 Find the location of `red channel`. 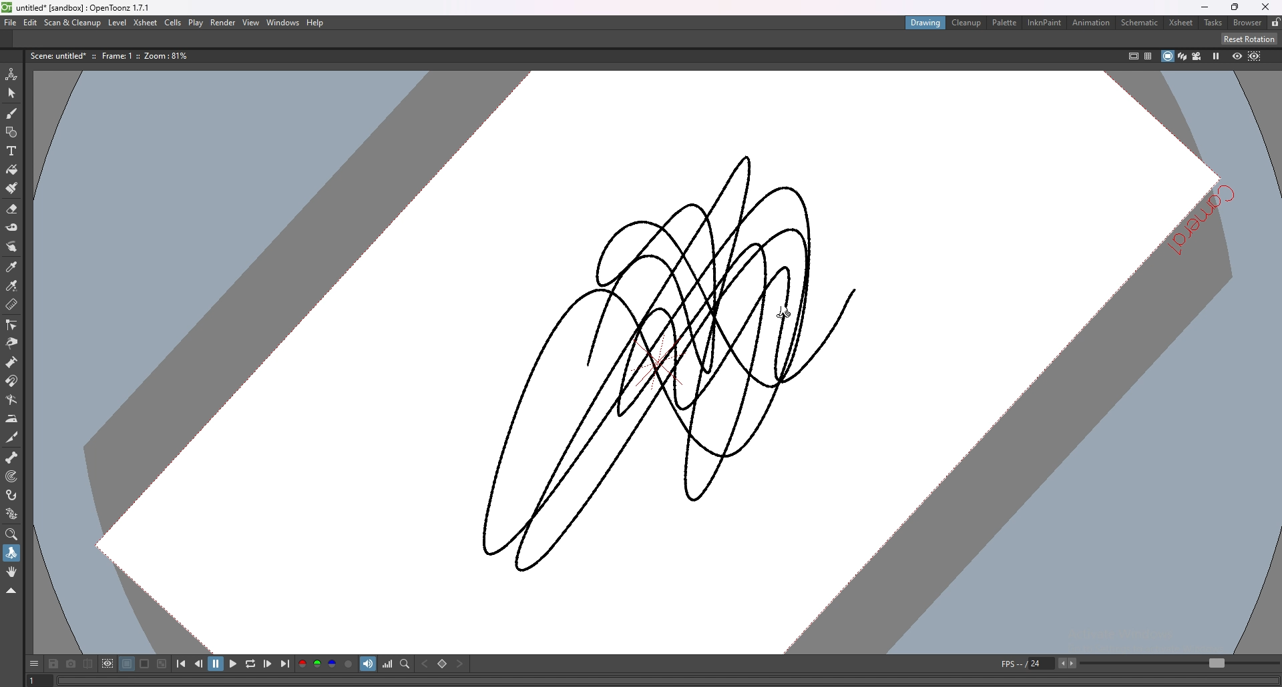

red channel is located at coordinates (302, 664).